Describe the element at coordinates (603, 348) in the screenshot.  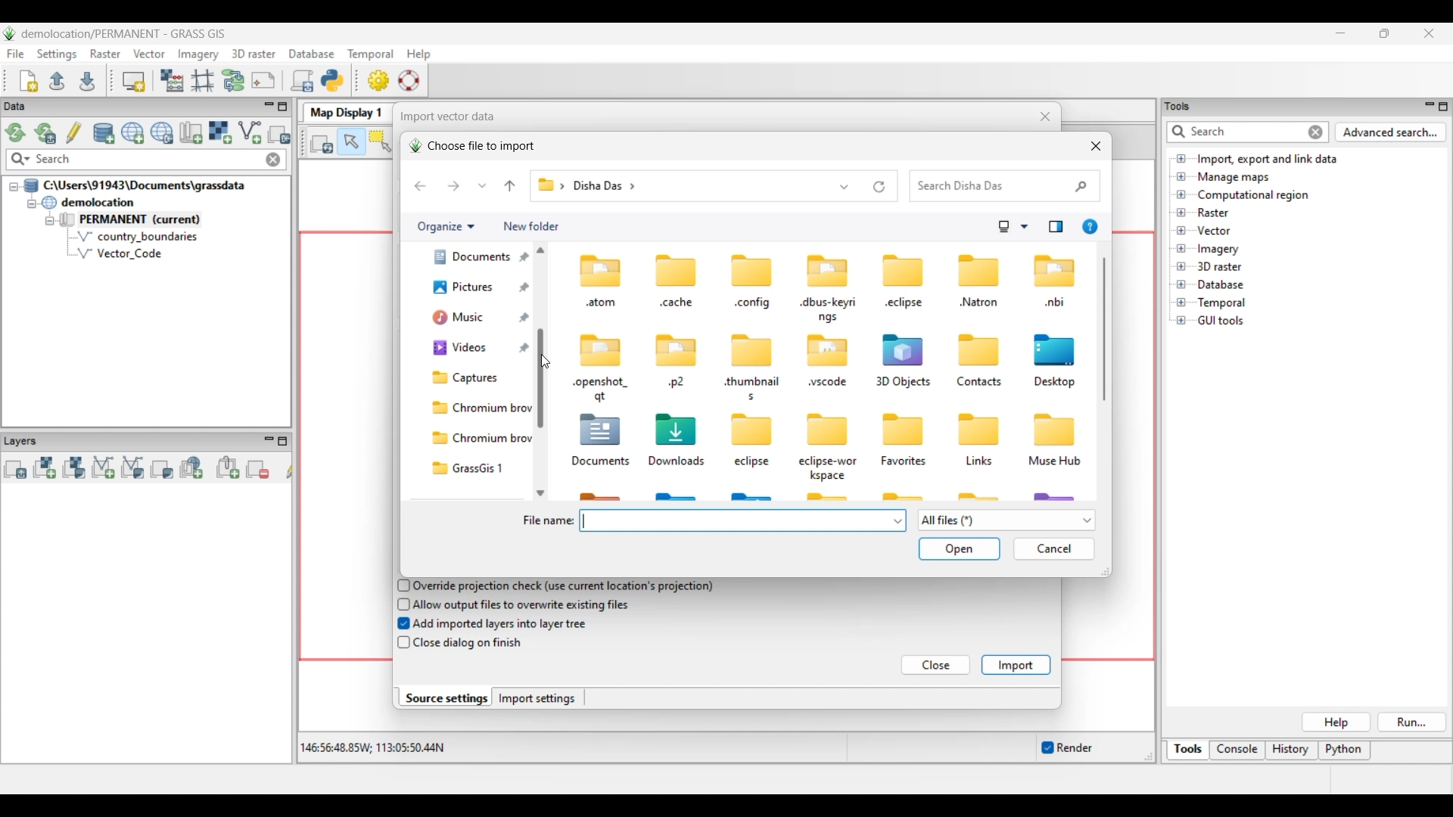
I see `icon` at that location.